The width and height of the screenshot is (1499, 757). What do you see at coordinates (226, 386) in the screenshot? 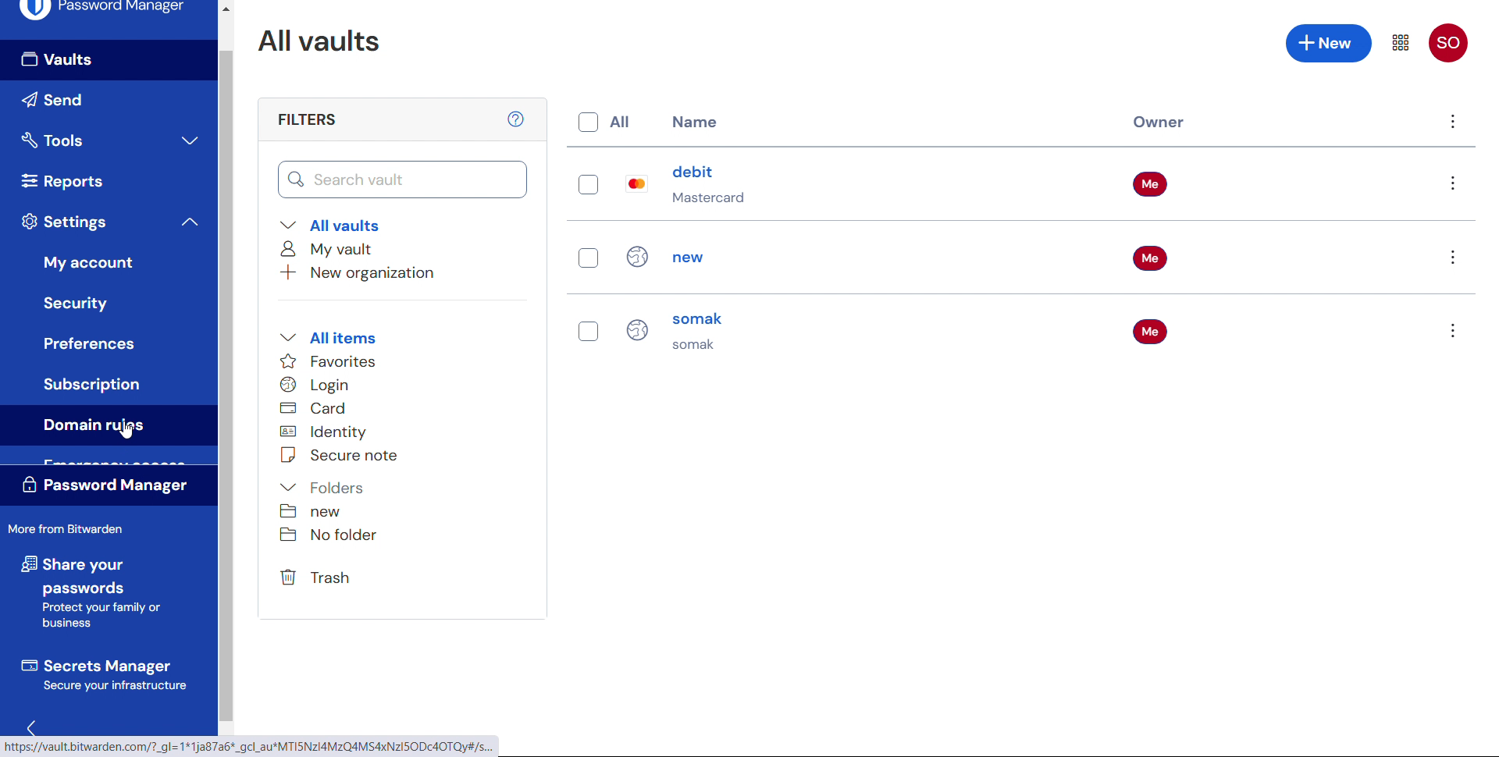
I see `Scroll bar ` at bounding box center [226, 386].